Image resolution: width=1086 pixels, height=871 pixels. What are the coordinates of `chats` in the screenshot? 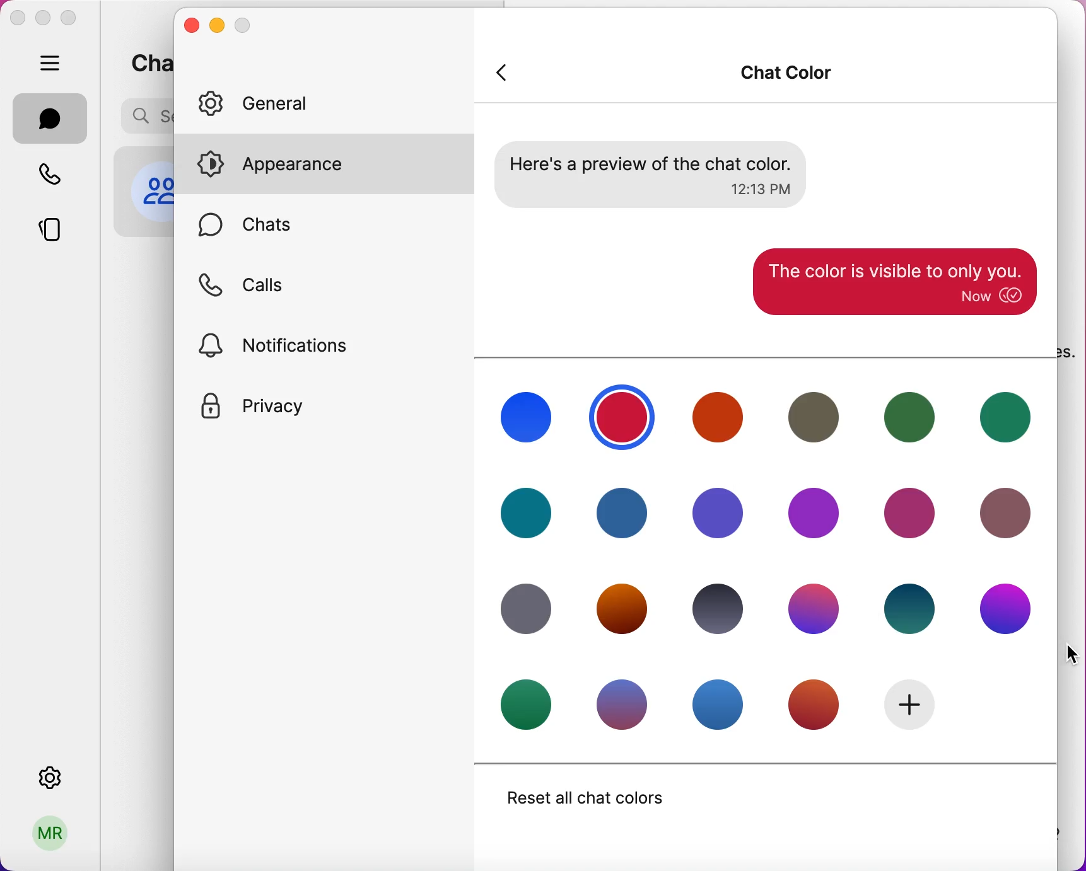 It's located at (270, 225).